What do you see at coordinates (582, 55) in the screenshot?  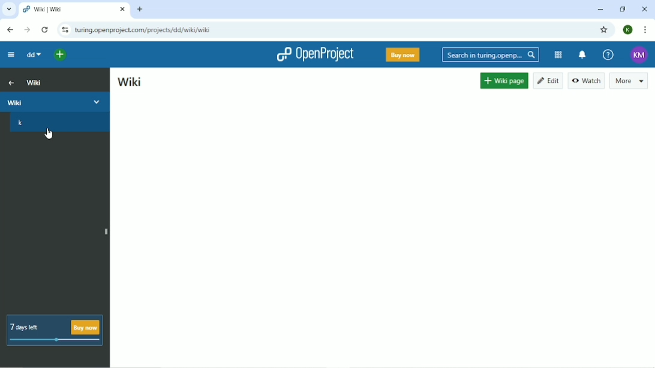 I see `To notification center` at bounding box center [582, 55].